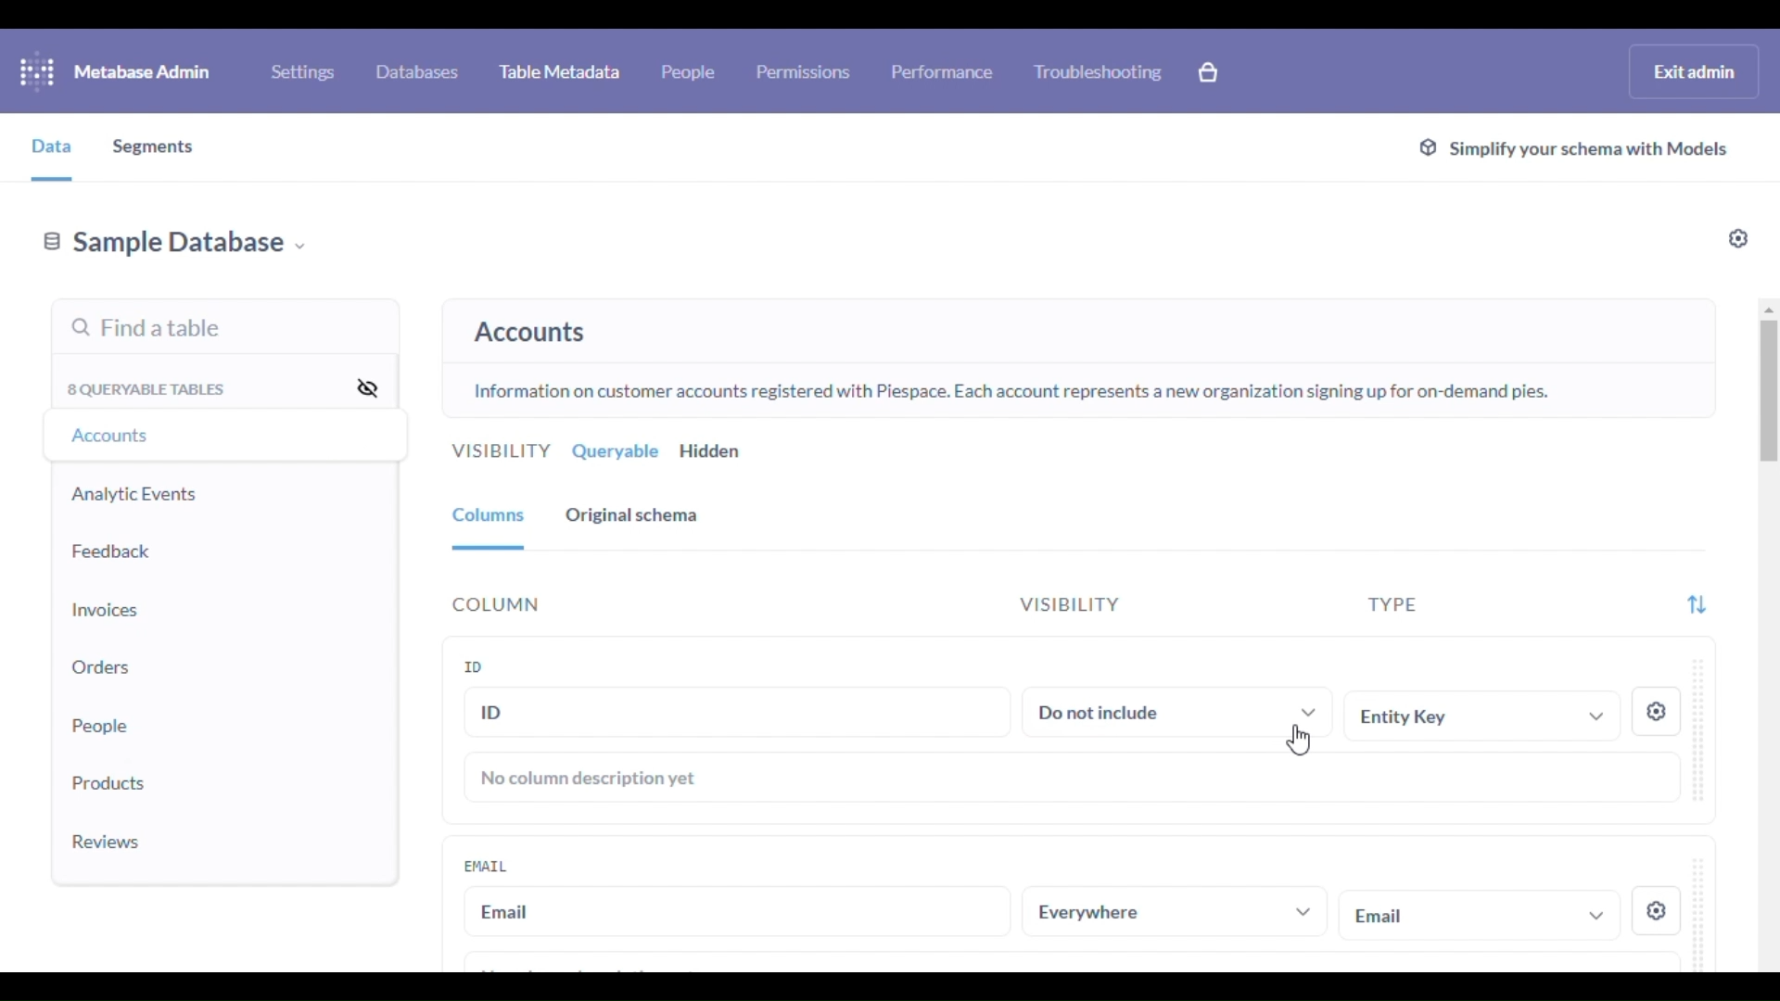 Image resolution: width=1780 pixels, height=1001 pixels. I want to click on email, so click(486, 865).